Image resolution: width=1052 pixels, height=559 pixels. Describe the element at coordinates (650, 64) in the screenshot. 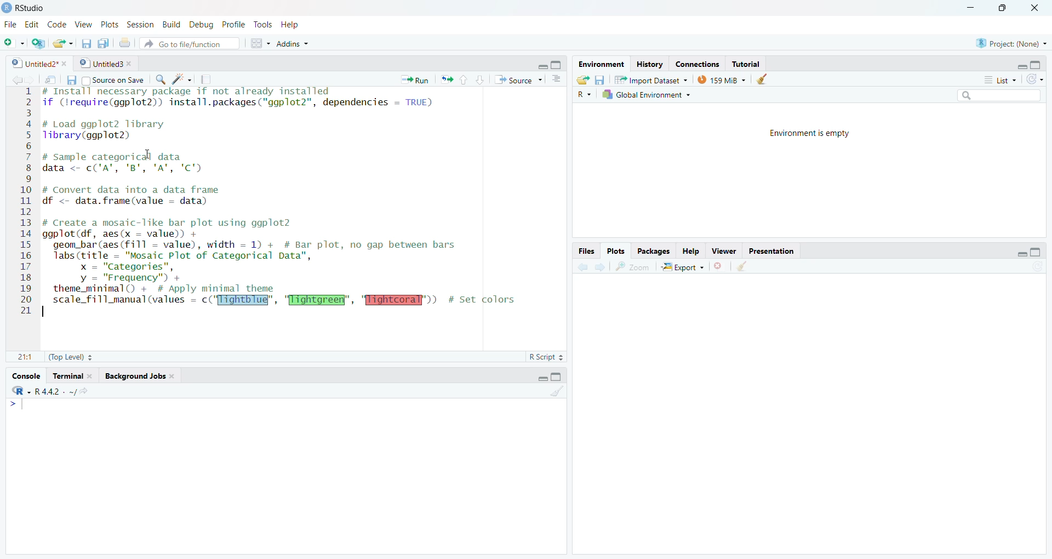

I see `History` at that location.